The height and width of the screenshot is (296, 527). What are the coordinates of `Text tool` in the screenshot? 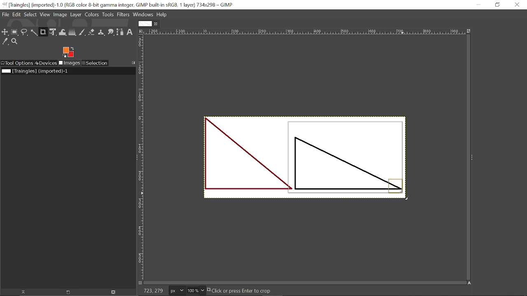 It's located at (130, 32).